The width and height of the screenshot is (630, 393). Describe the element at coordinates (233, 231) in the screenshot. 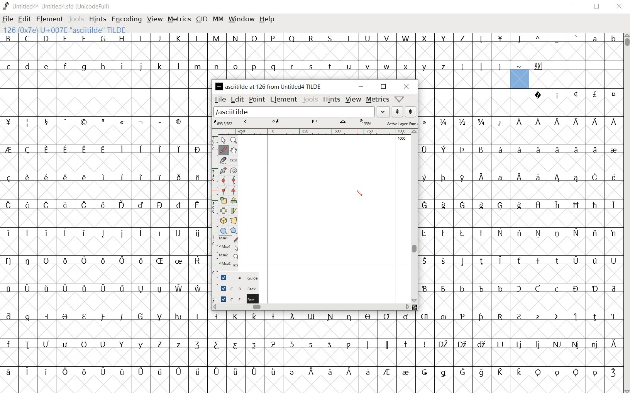

I see `polygon or star` at that location.